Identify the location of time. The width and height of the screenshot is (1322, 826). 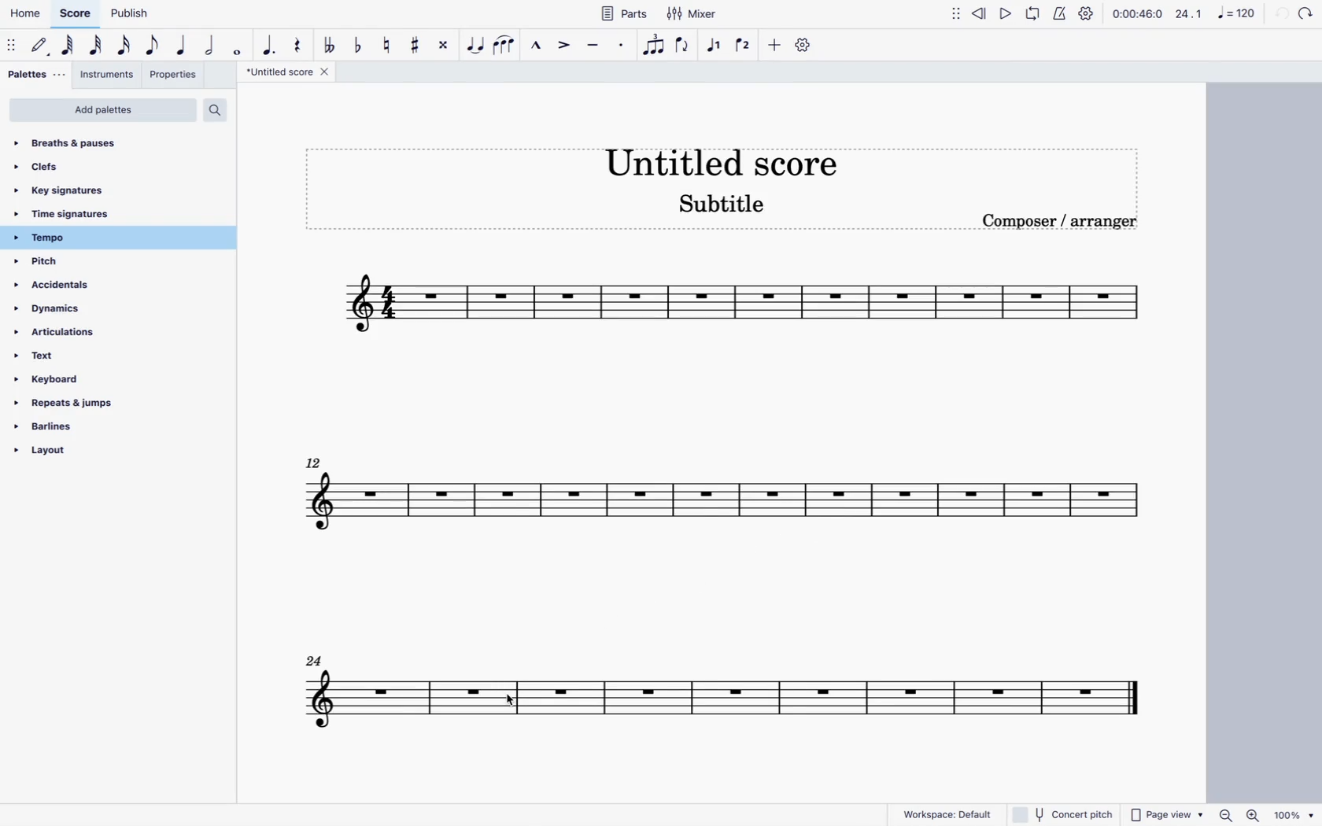
(1137, 14).